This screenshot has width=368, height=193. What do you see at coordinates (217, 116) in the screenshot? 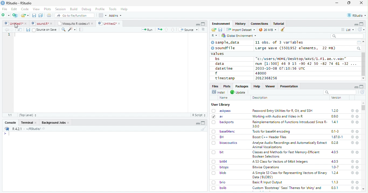
I see `av` at bounding box center [217, 116].